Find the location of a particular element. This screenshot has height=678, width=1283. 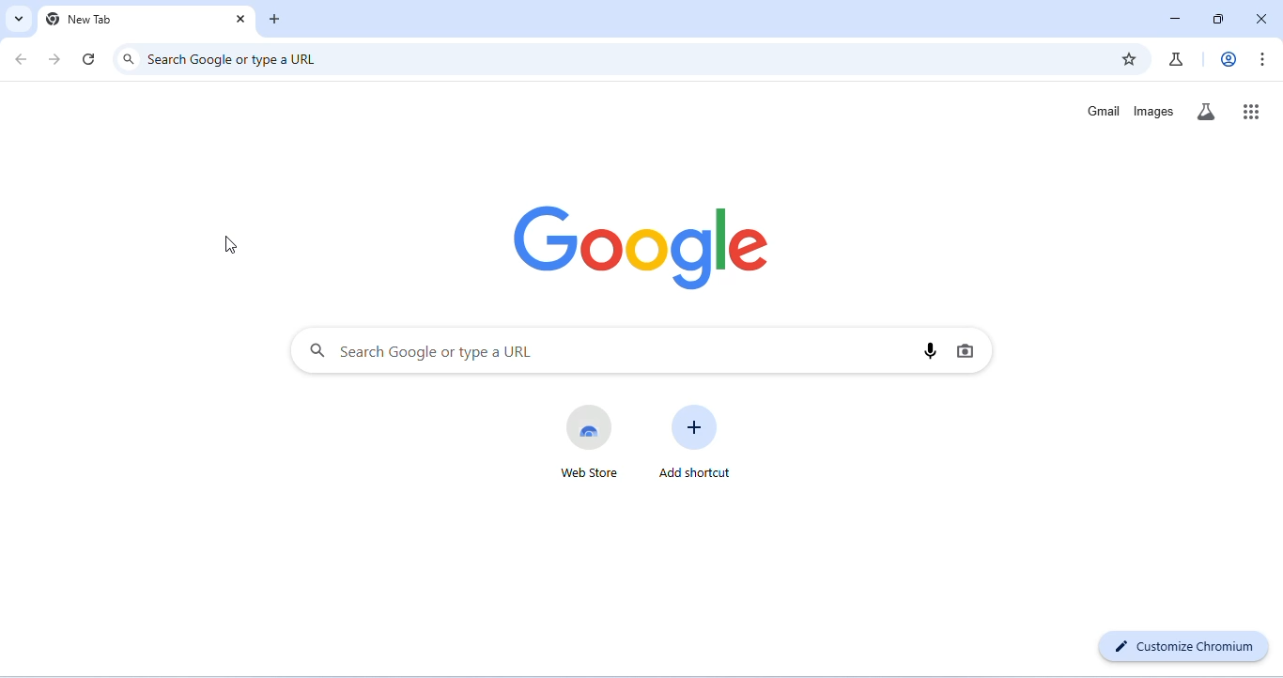

cursor is located at coordinates (232, 242).